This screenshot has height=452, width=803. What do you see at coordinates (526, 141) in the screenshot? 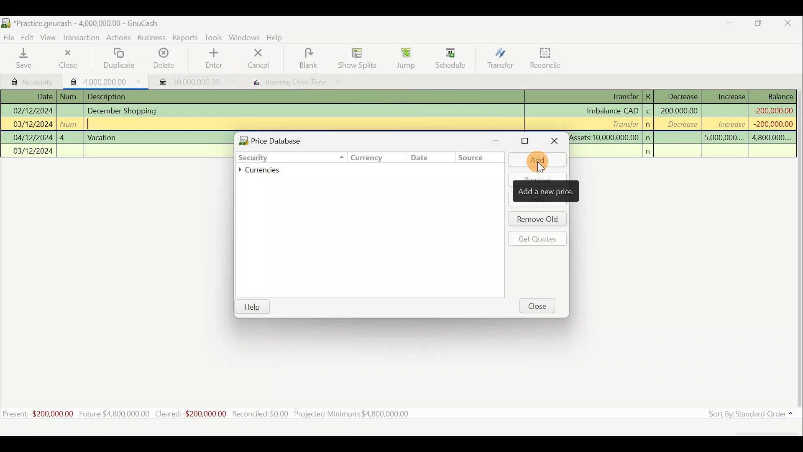
I see `Maximise` at bounding box center [526, 141].